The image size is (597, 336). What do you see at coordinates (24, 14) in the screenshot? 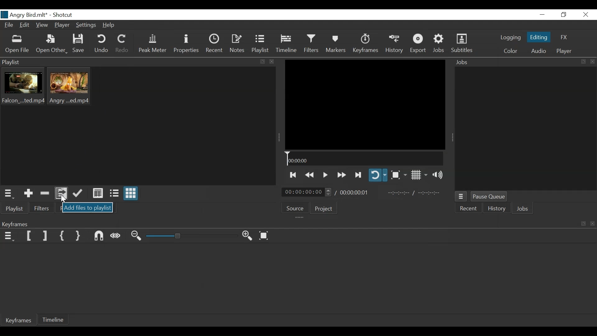
I see `File Name` at bounding box center [24, 14].